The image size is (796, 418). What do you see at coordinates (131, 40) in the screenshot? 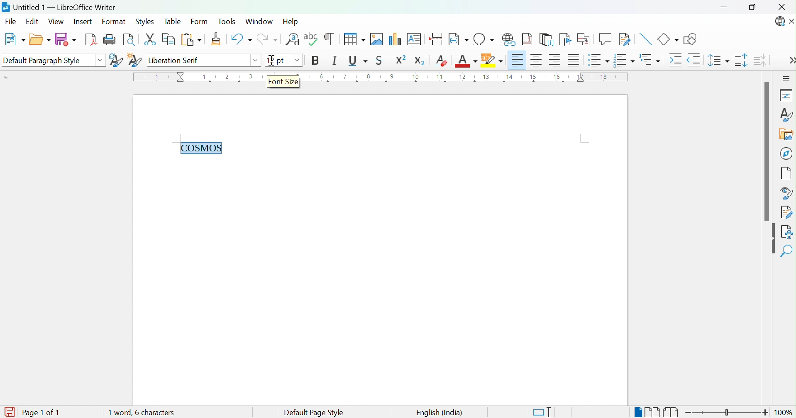
I see `Toggle Print Preview` at bounding box center [131, 40].